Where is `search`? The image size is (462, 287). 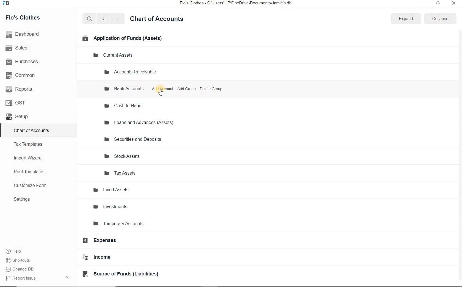 search is located at coordinates (90, 19).